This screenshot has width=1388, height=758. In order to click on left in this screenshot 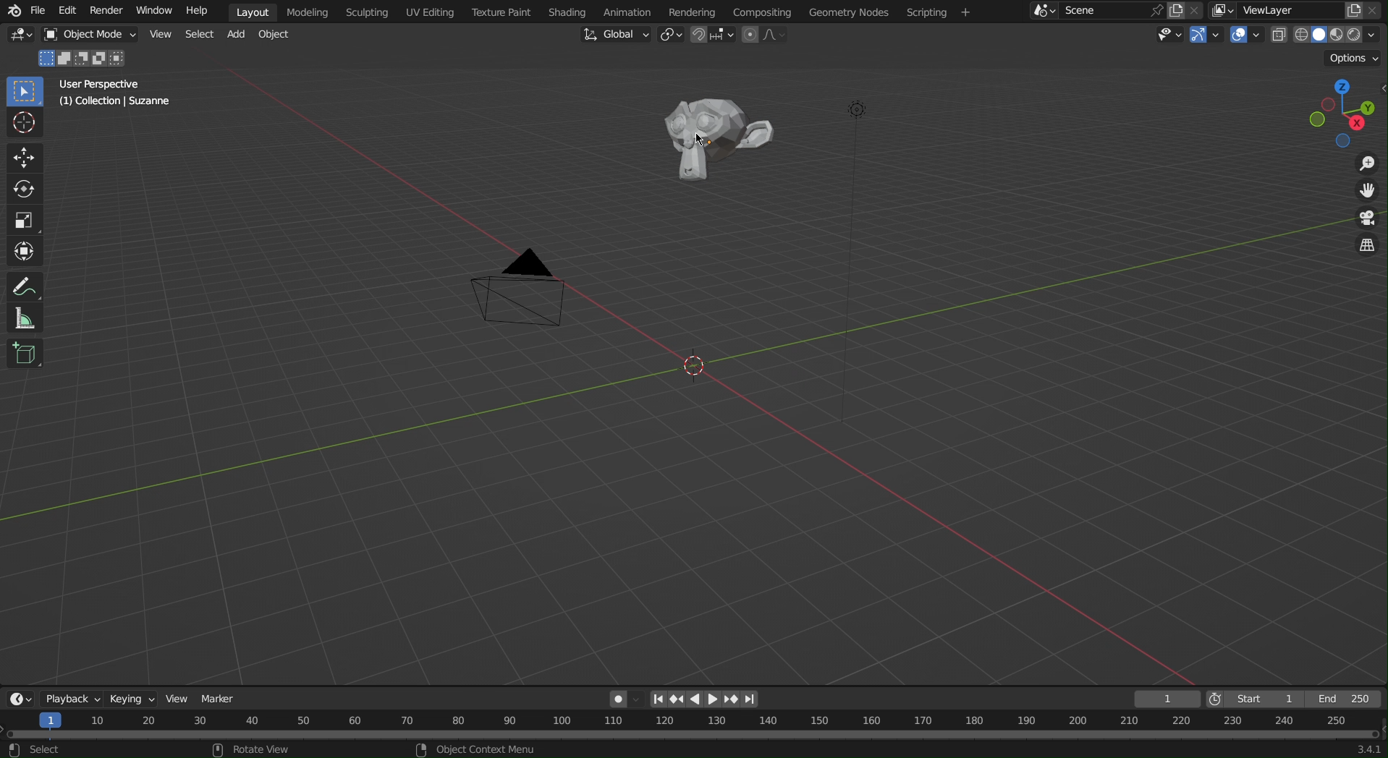, I will do `click(700, 698)`.